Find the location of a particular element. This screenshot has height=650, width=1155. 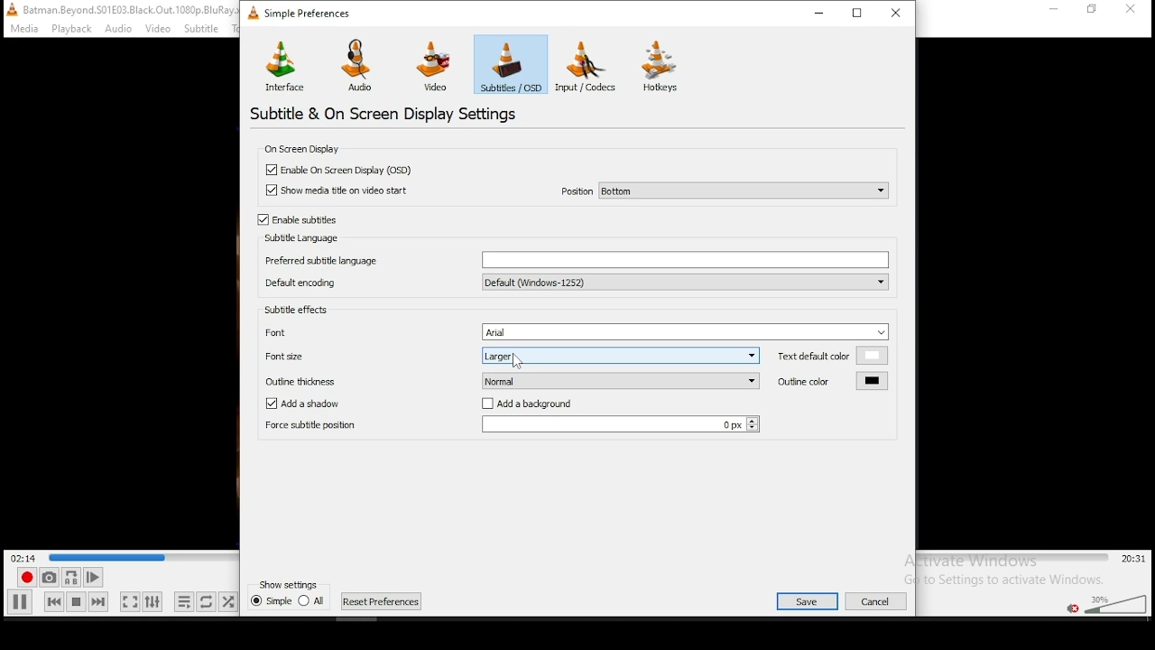

record is located at coordinates (24, 578).